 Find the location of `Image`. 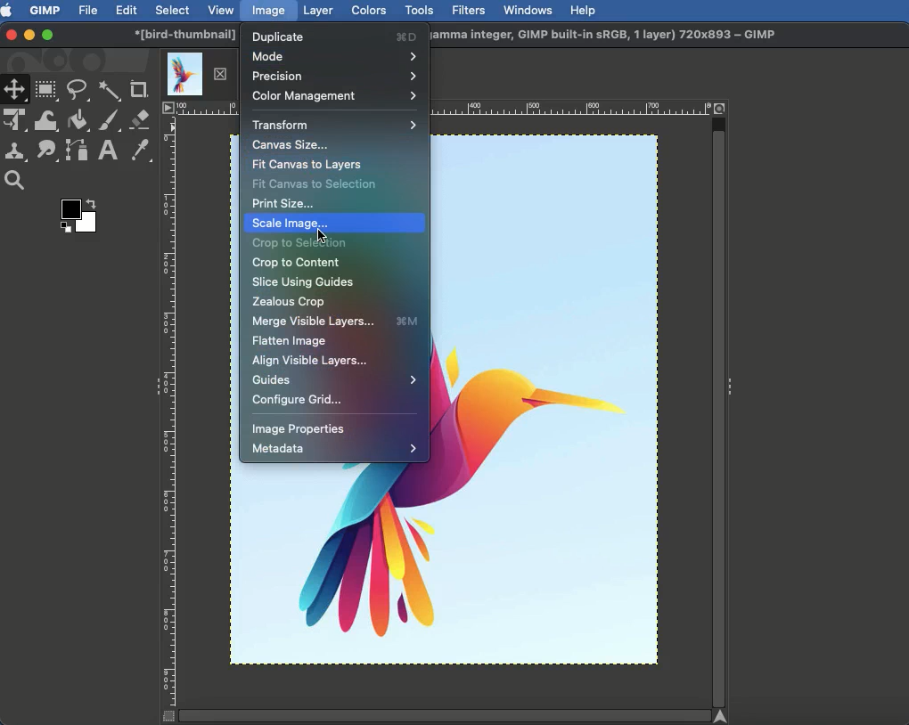

Image is located at coordinates (268, 12).